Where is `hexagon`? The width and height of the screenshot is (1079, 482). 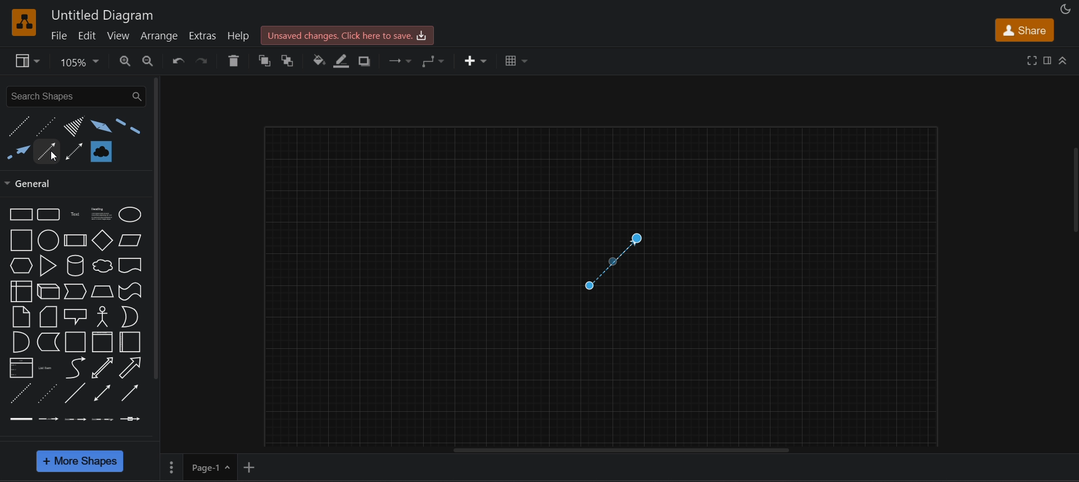 hexagon is located at coordinates (21, 266).